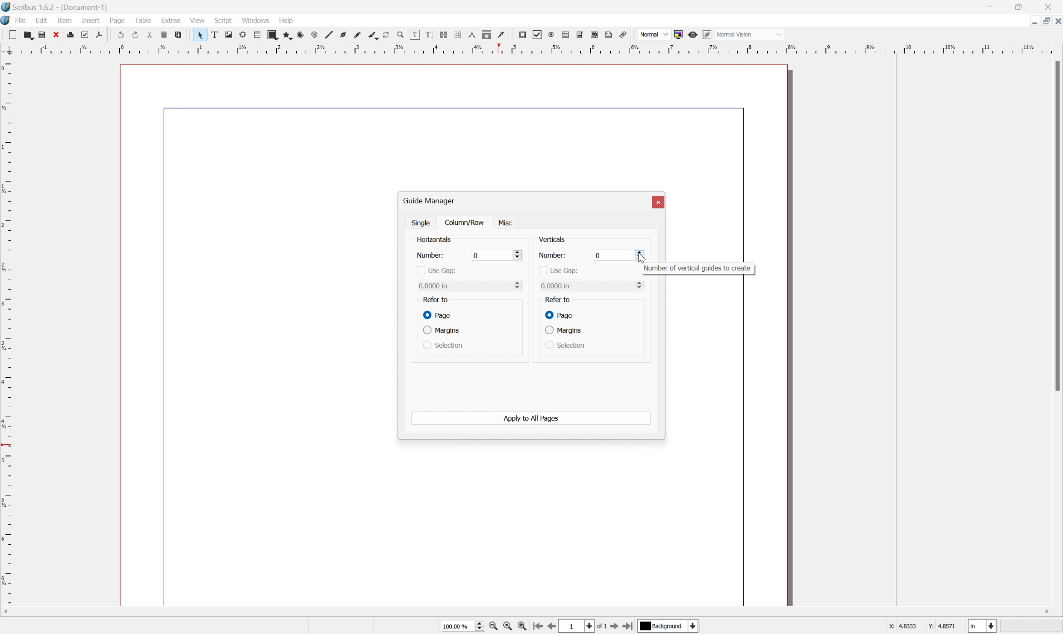  What do you see at coordinates (582, 627) in the screenshot?
I see `select current page` at bounding box center [582, 627].